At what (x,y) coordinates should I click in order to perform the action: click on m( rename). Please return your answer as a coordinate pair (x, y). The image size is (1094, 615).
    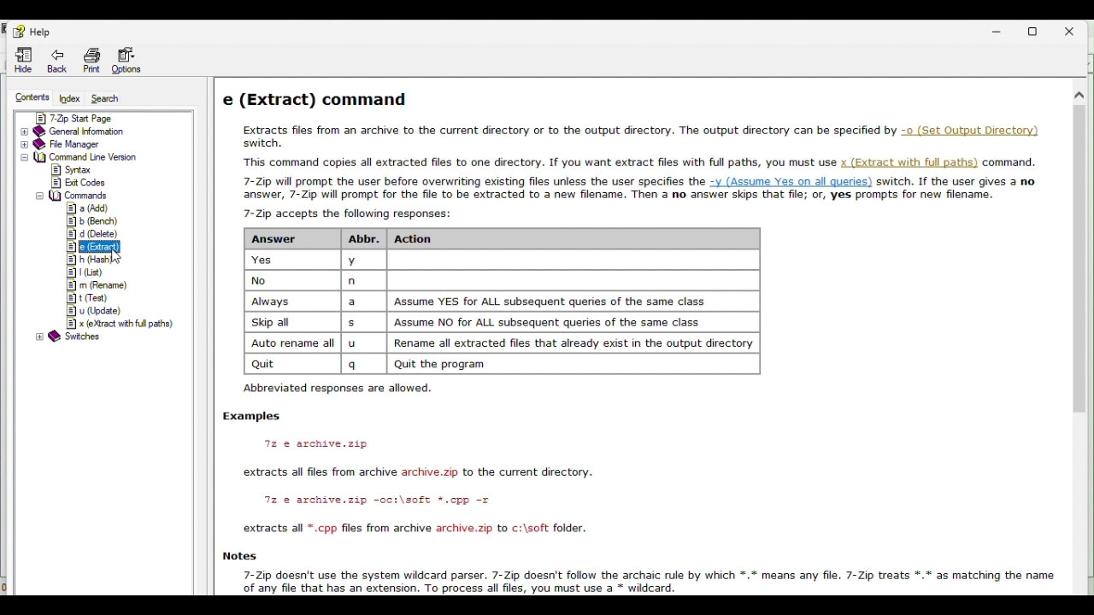
    Looking at the image, I should click on (96, 285).